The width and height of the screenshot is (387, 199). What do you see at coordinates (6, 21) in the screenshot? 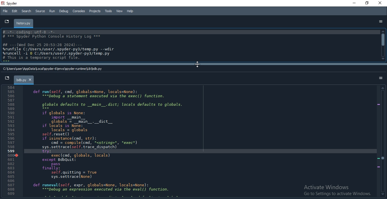
I see `dropdown` at bounding box center [6, 21].